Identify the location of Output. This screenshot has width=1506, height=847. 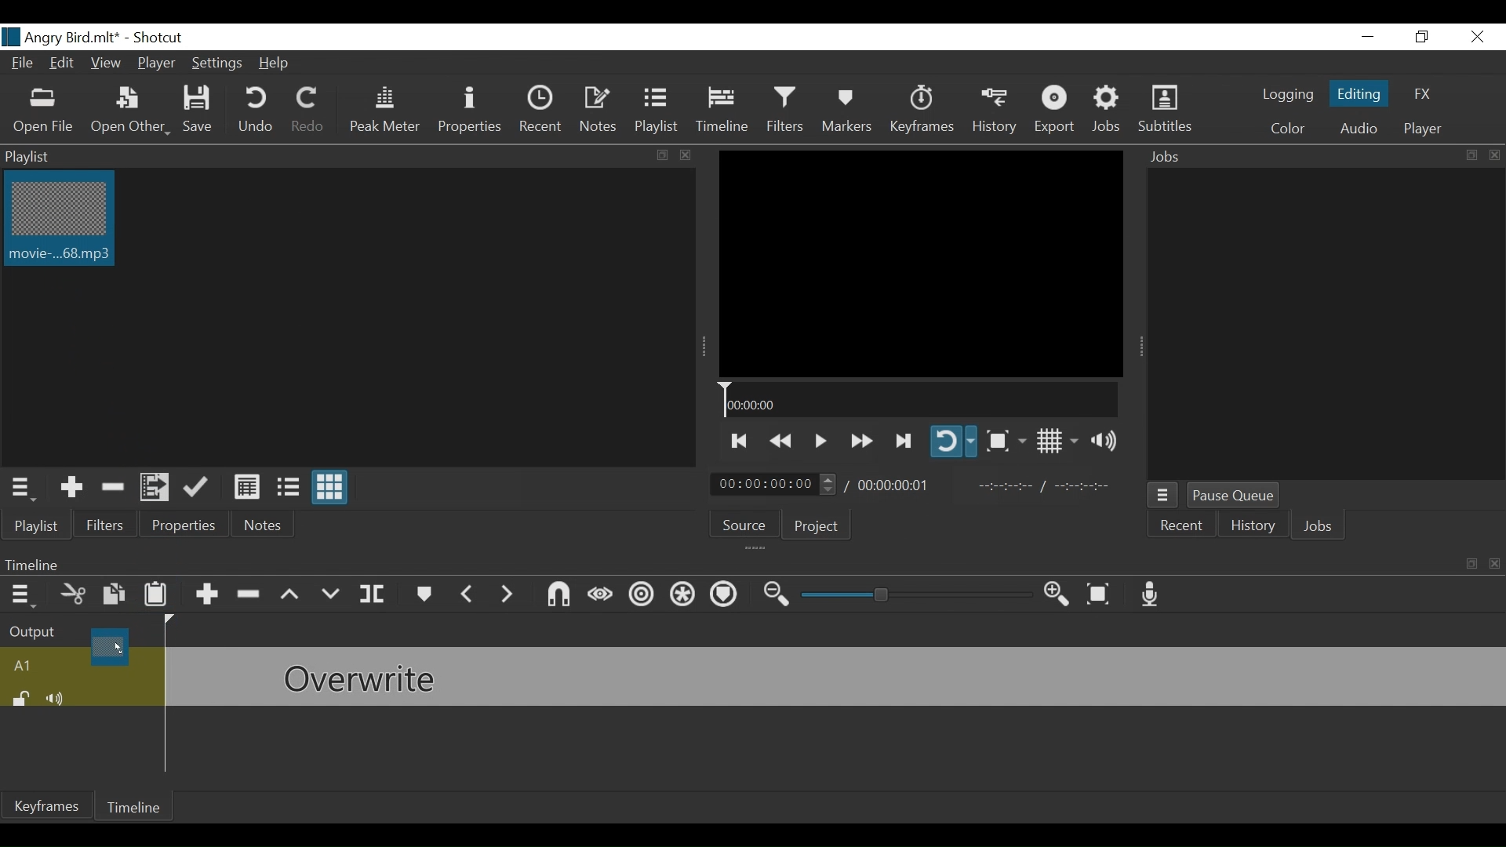
(76, 628).